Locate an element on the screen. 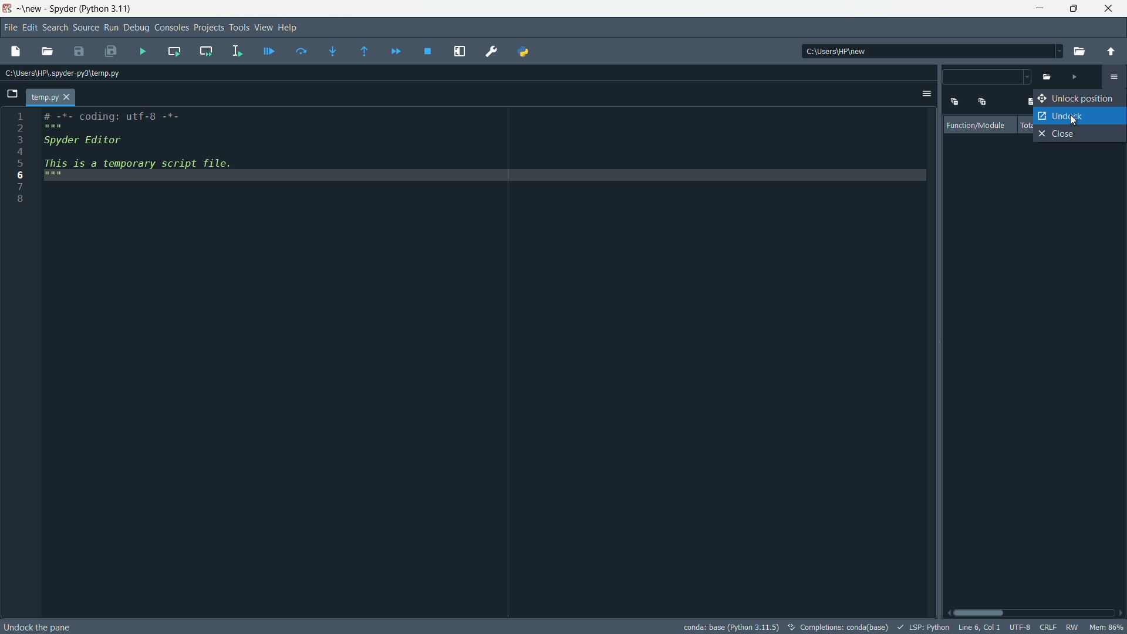  options is located at coordinates (927, 94).